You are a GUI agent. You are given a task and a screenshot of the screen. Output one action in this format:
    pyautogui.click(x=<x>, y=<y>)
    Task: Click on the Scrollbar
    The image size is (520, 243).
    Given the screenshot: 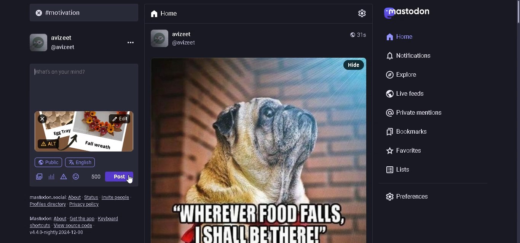 What is the action you would take?
    pyautogui.click(x=514, y=28)
    